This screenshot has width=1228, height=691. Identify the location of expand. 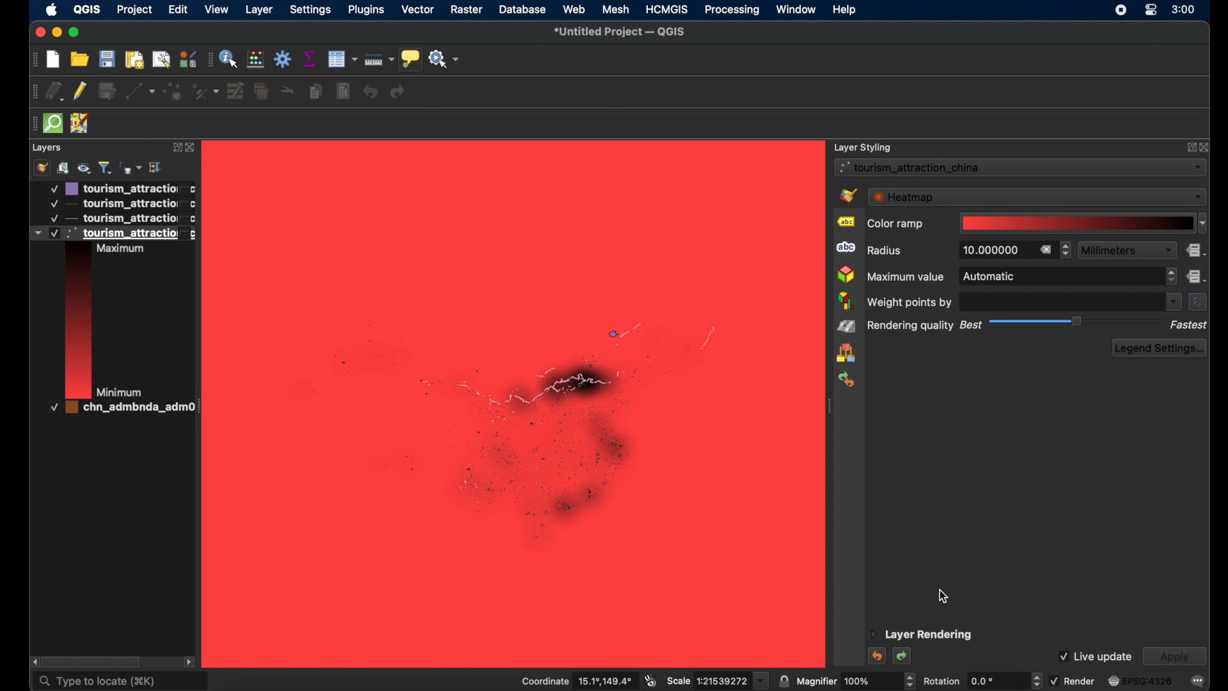
(175, 148).